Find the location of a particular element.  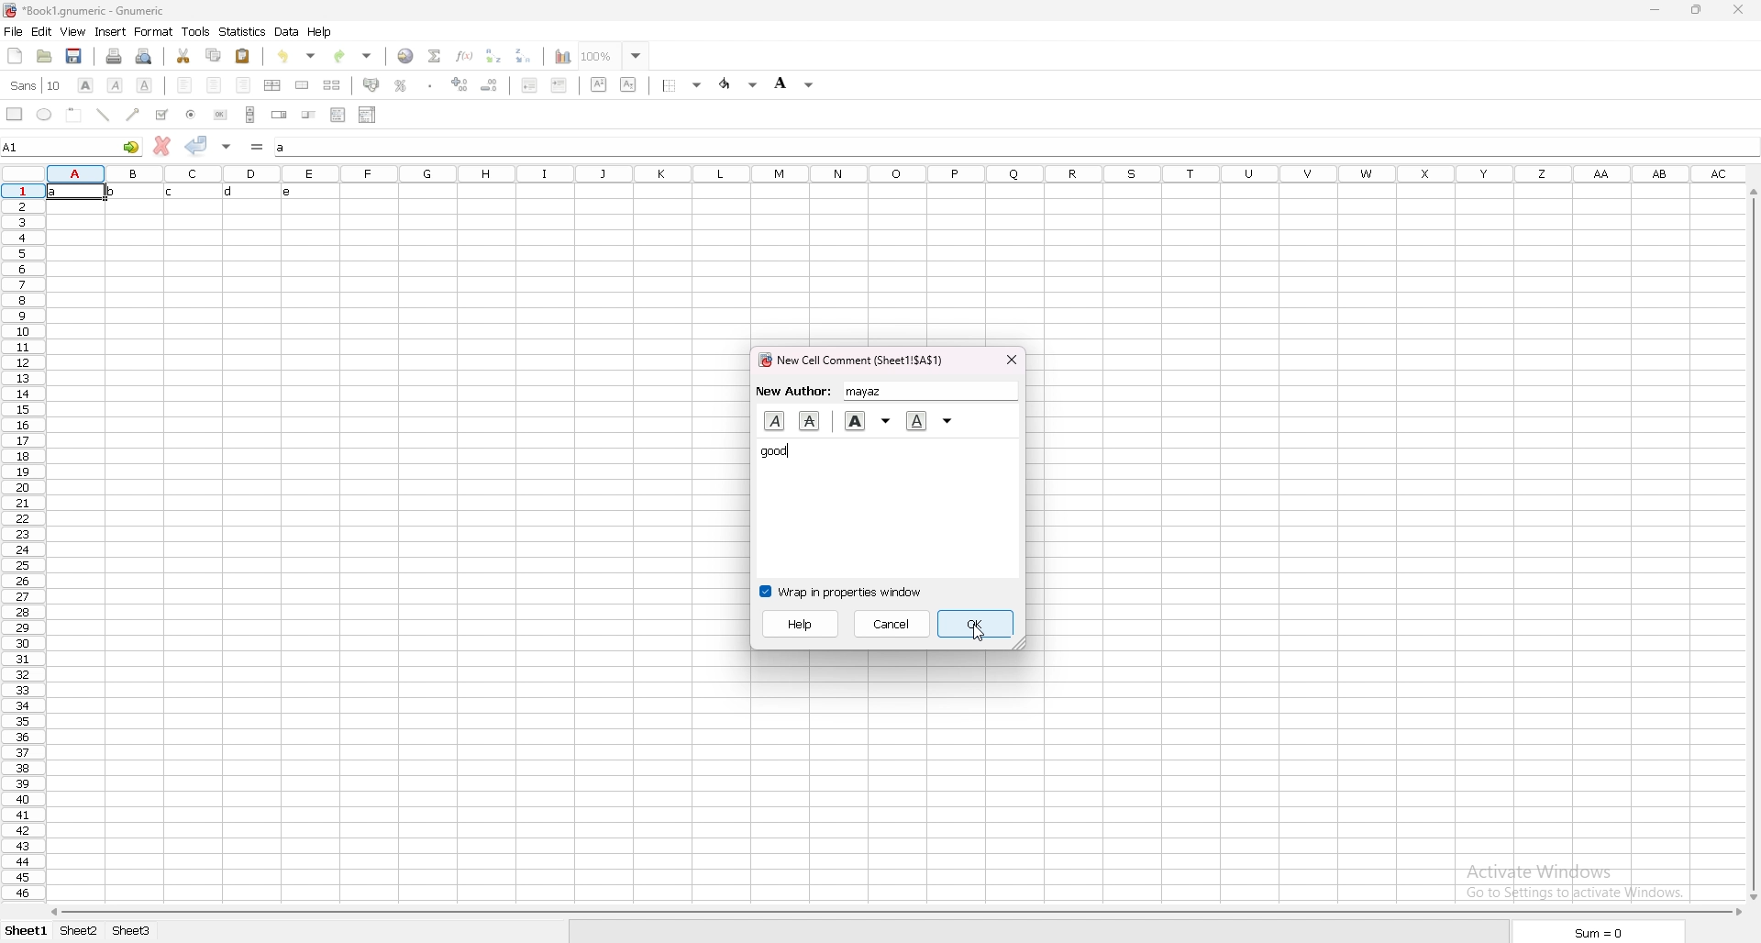

left align is located at coordinates (183, 84).